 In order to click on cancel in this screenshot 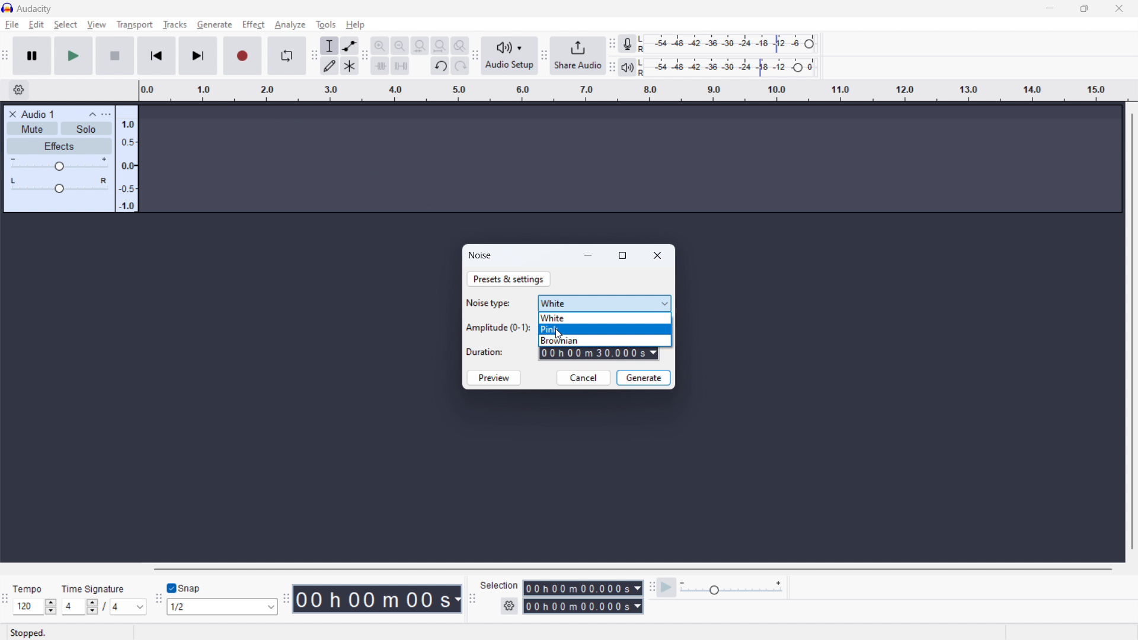, I will do `click(583, 377)`.